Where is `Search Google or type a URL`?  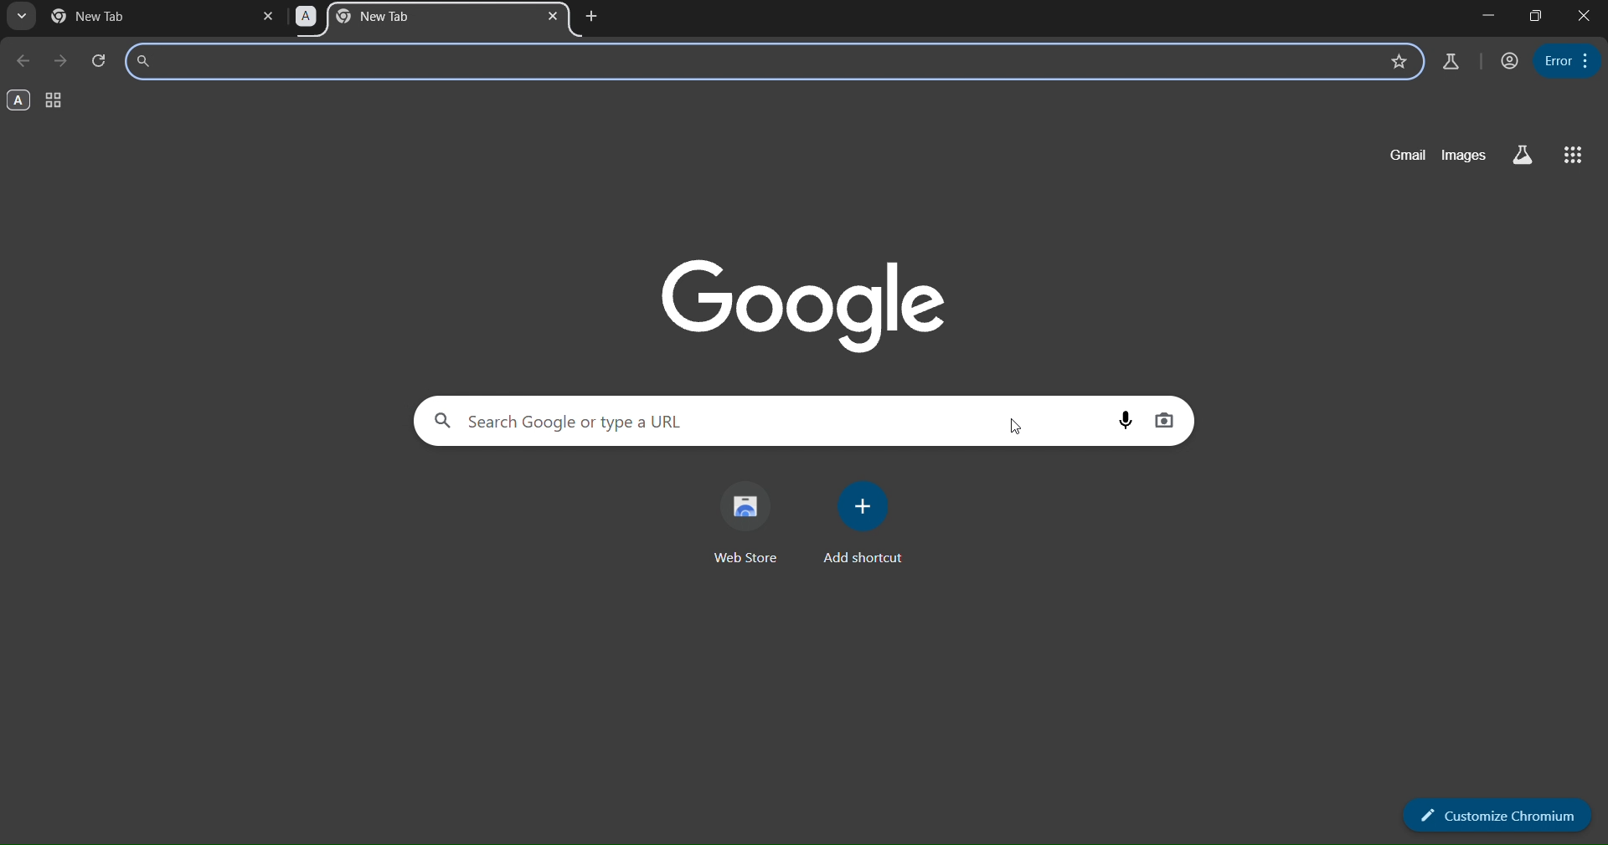 Search Google or type a URL is located at coordinates (555, 417).